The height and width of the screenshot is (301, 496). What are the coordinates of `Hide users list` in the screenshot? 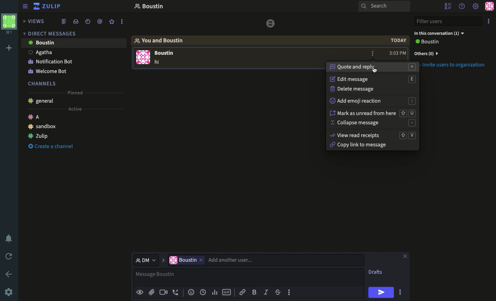 It's located at (448, 6).